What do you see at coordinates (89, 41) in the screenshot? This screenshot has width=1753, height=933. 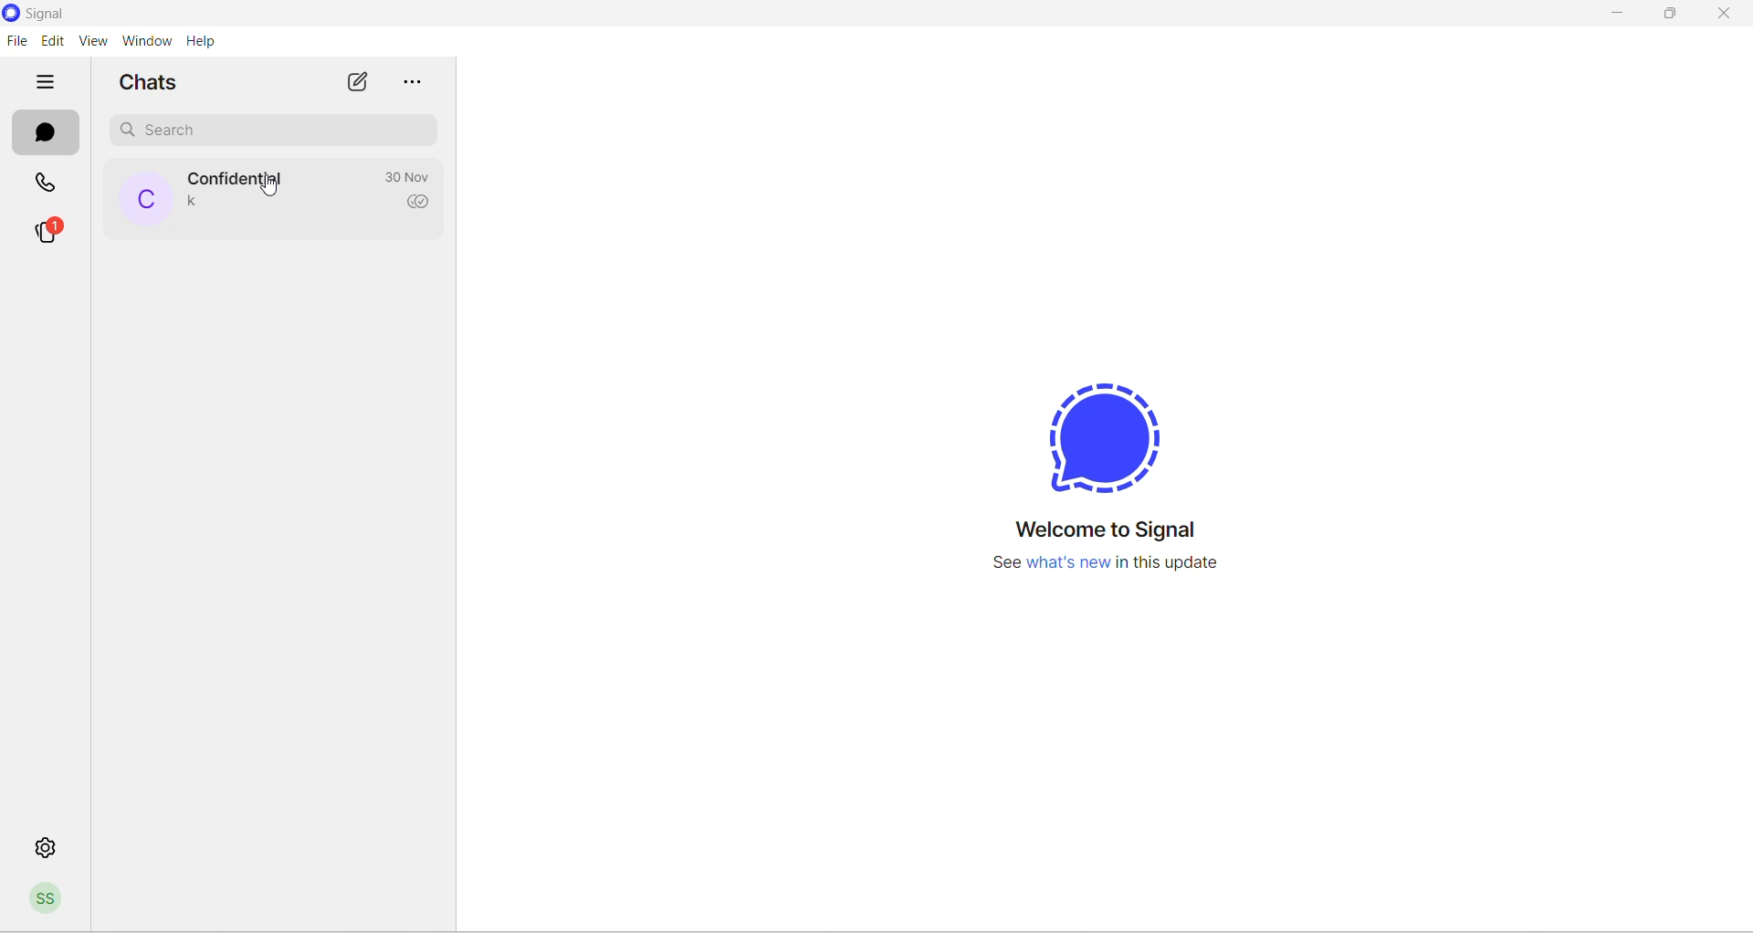 I see `view` at bounding box center [89, 41].